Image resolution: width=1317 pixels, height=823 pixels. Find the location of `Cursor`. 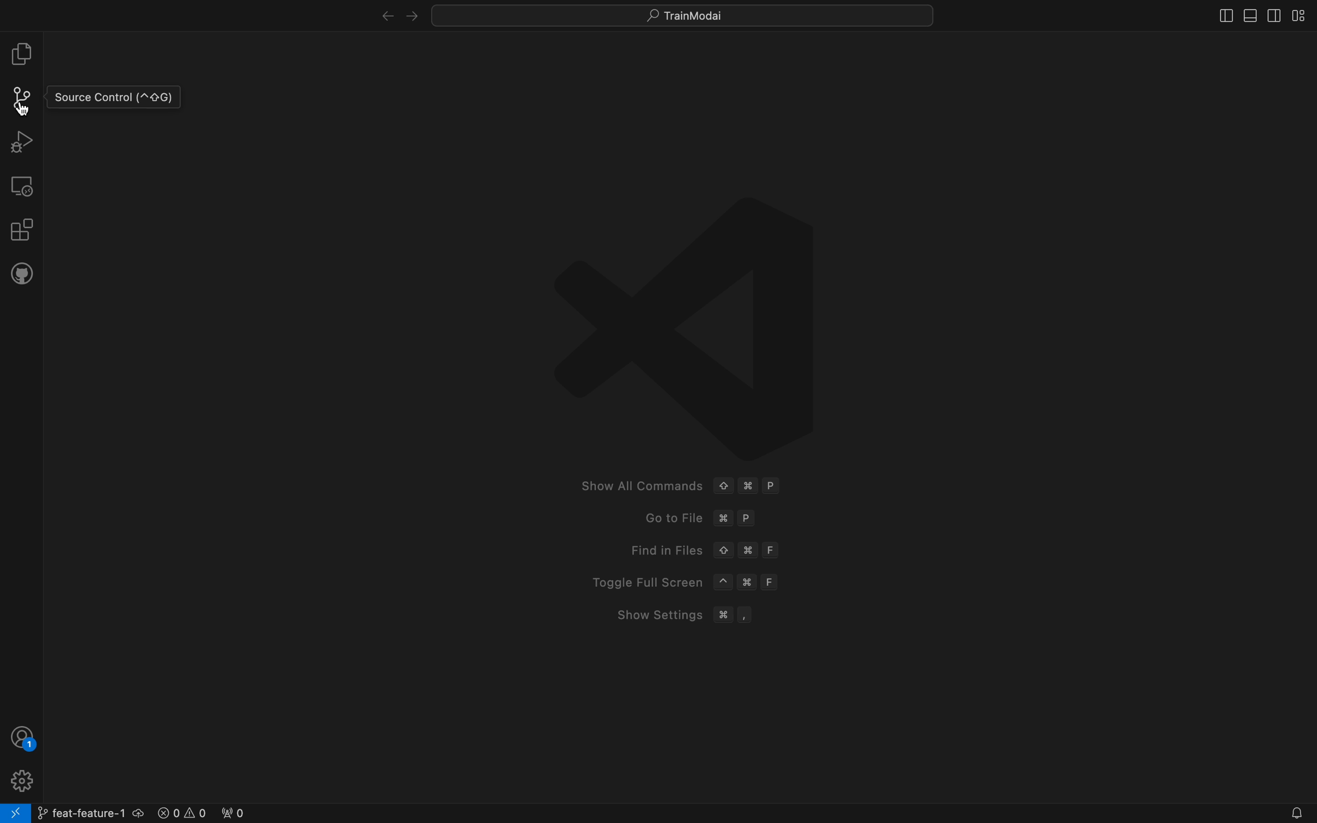

Cursor is located at coordinates (23, 109).